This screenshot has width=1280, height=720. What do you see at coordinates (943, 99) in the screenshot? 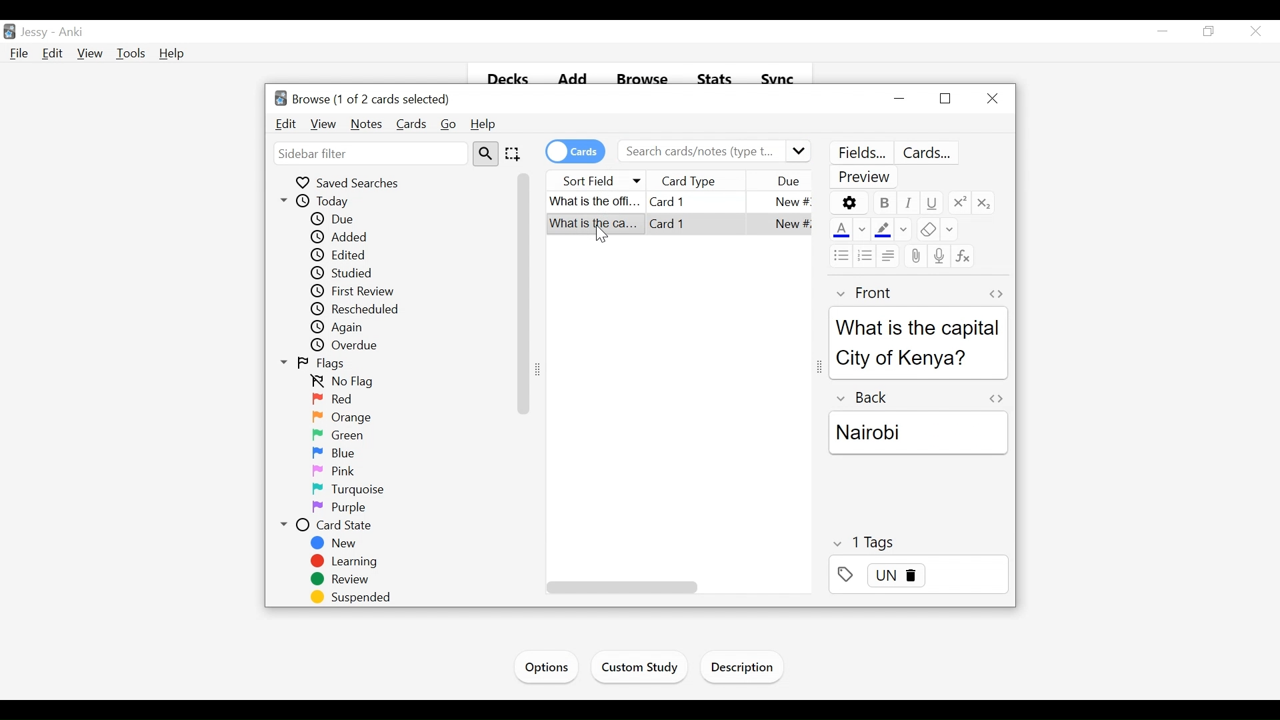
I see `Restore` at bounding box center [943, 99].